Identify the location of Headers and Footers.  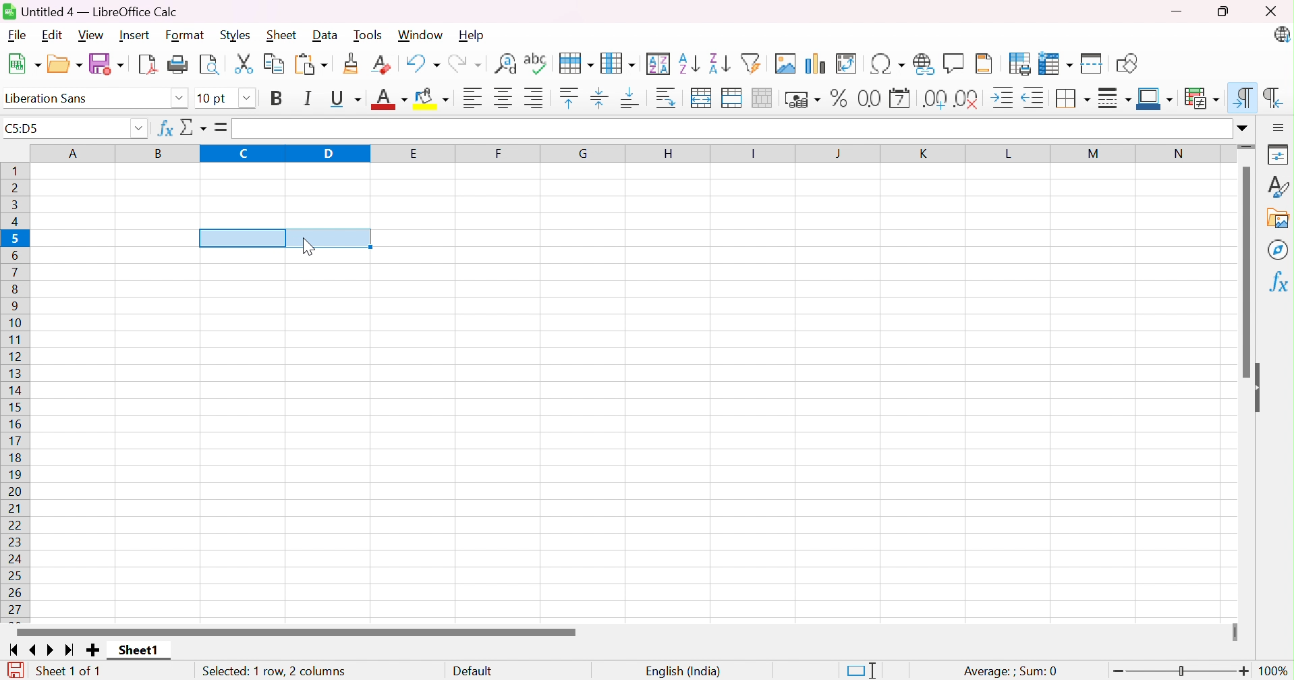
(988, 63).